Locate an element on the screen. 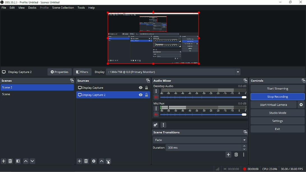 This screenshot has height=172, width=306. Minimize is located at coordinates (280, 2).